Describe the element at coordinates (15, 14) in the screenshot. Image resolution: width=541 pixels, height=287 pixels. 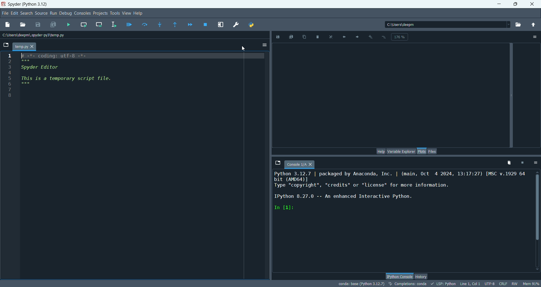
I see `edit` at that location.